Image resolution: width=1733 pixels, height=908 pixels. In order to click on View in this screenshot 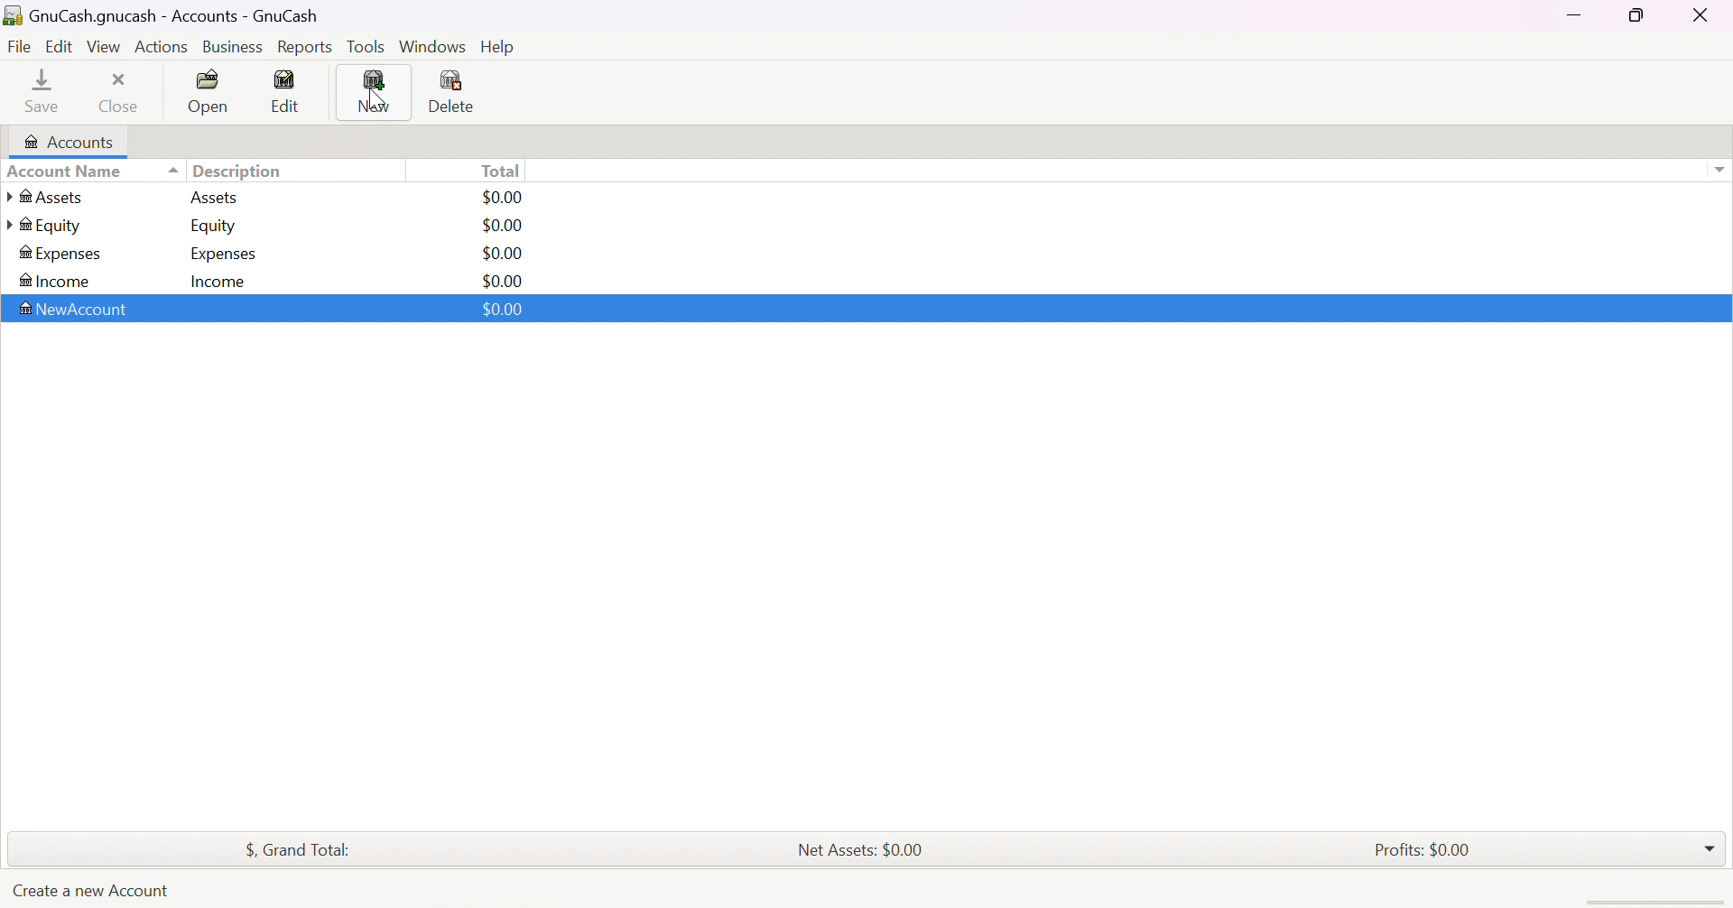, I will do `click(105, 47)`.